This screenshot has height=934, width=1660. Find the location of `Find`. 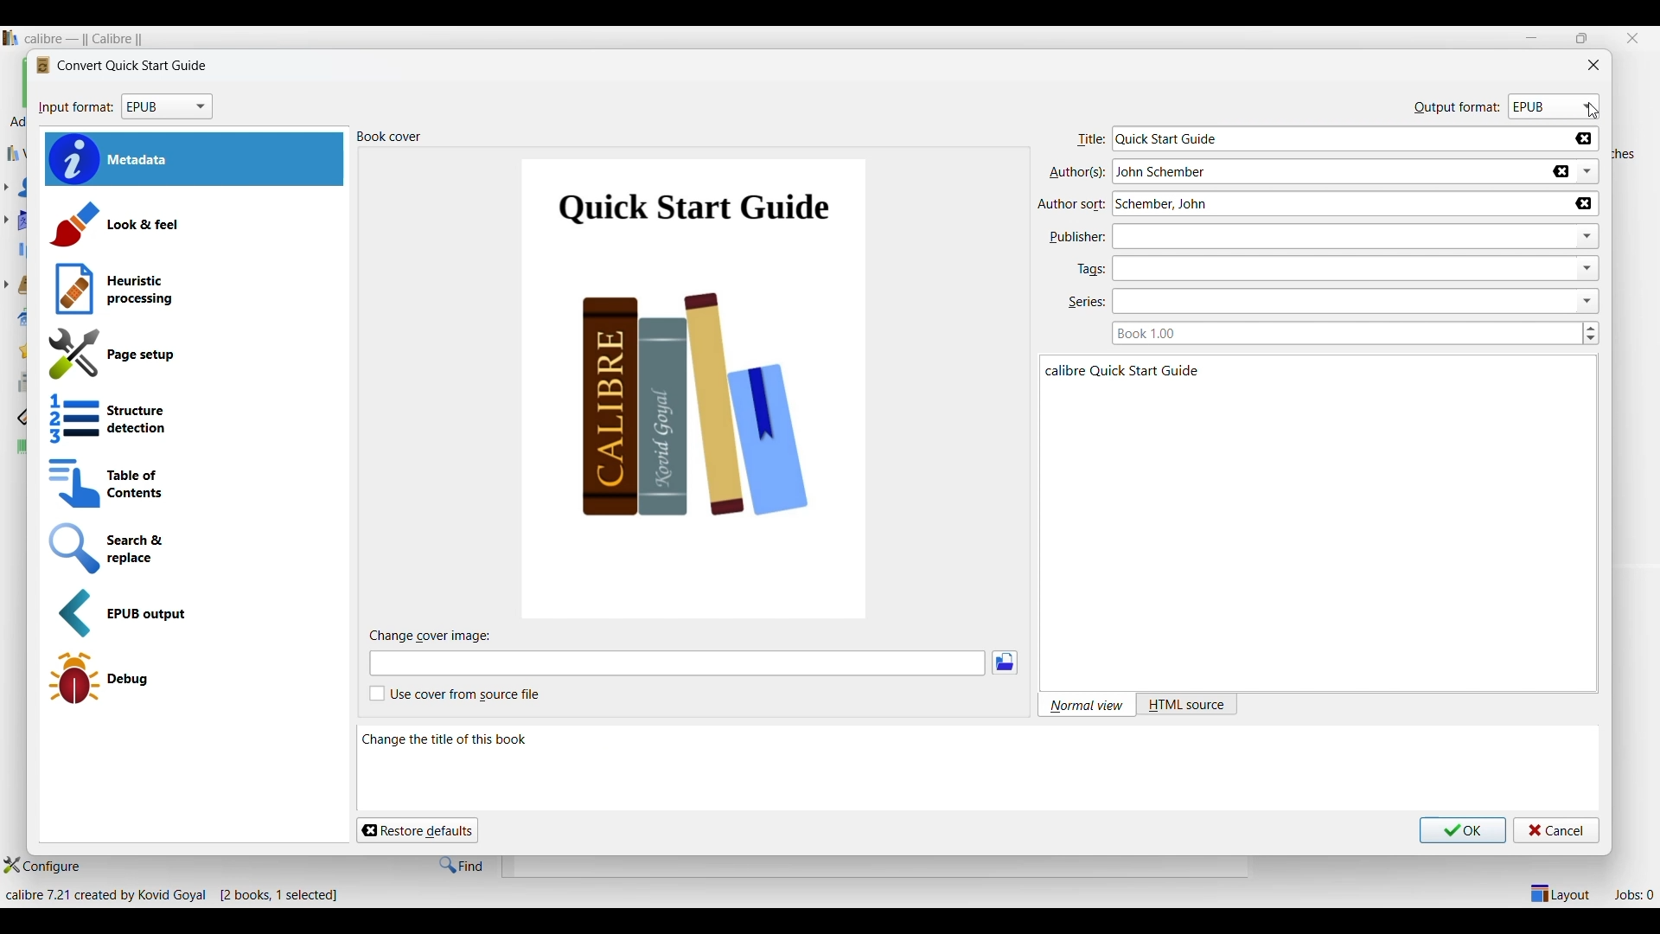

Find is located at coordinates (461, 866).